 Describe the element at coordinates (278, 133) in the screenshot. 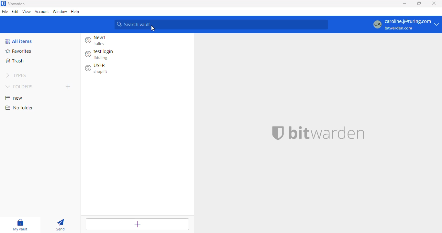

I see `logo` at that location.